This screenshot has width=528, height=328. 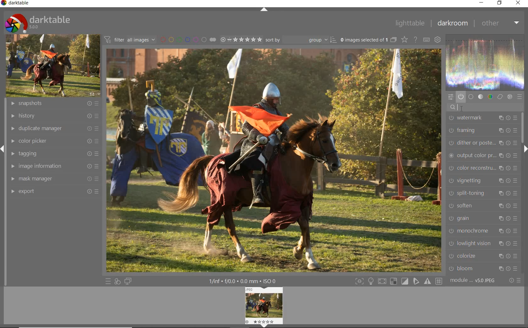 What do you see at coordinates (461, 97) in the screenshot?
I see `show only active modules` at bounding box center [461, 97].